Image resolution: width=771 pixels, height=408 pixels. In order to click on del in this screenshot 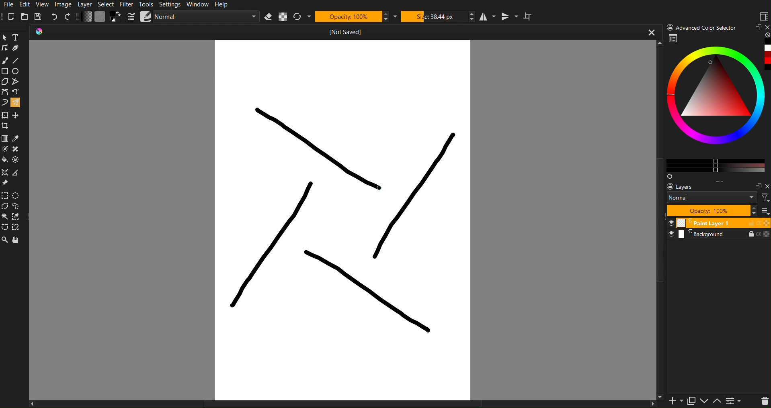, I will do `click(761, 402)`.